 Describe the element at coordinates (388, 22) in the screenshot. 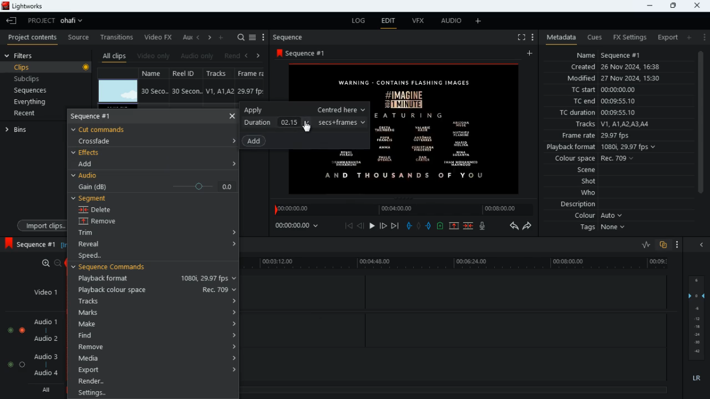

I see `edit` at that location.